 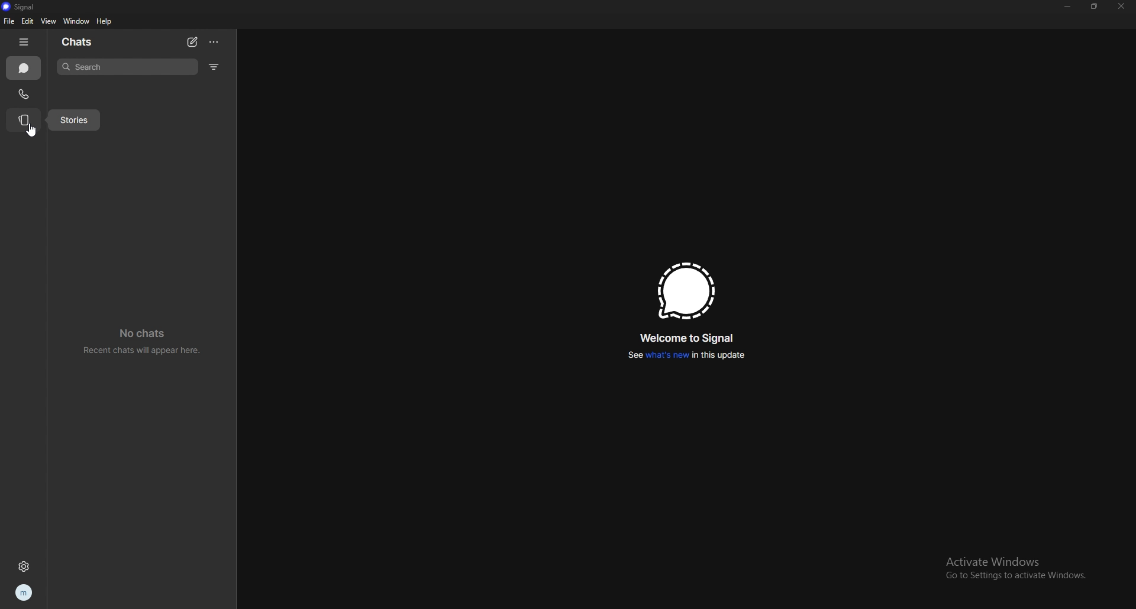 What do you see at coordinates (684, 291) in the screenshot?
I see `signal logo` at bounding box center [684, 291].